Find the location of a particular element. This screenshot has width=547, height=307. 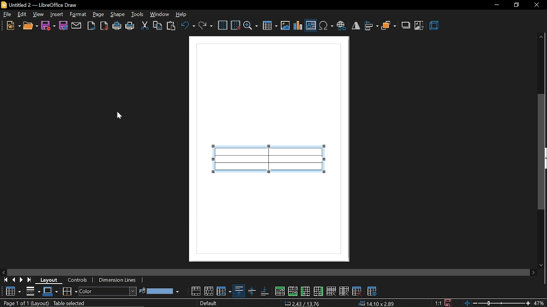

borders is located at coordinates (70, 293).